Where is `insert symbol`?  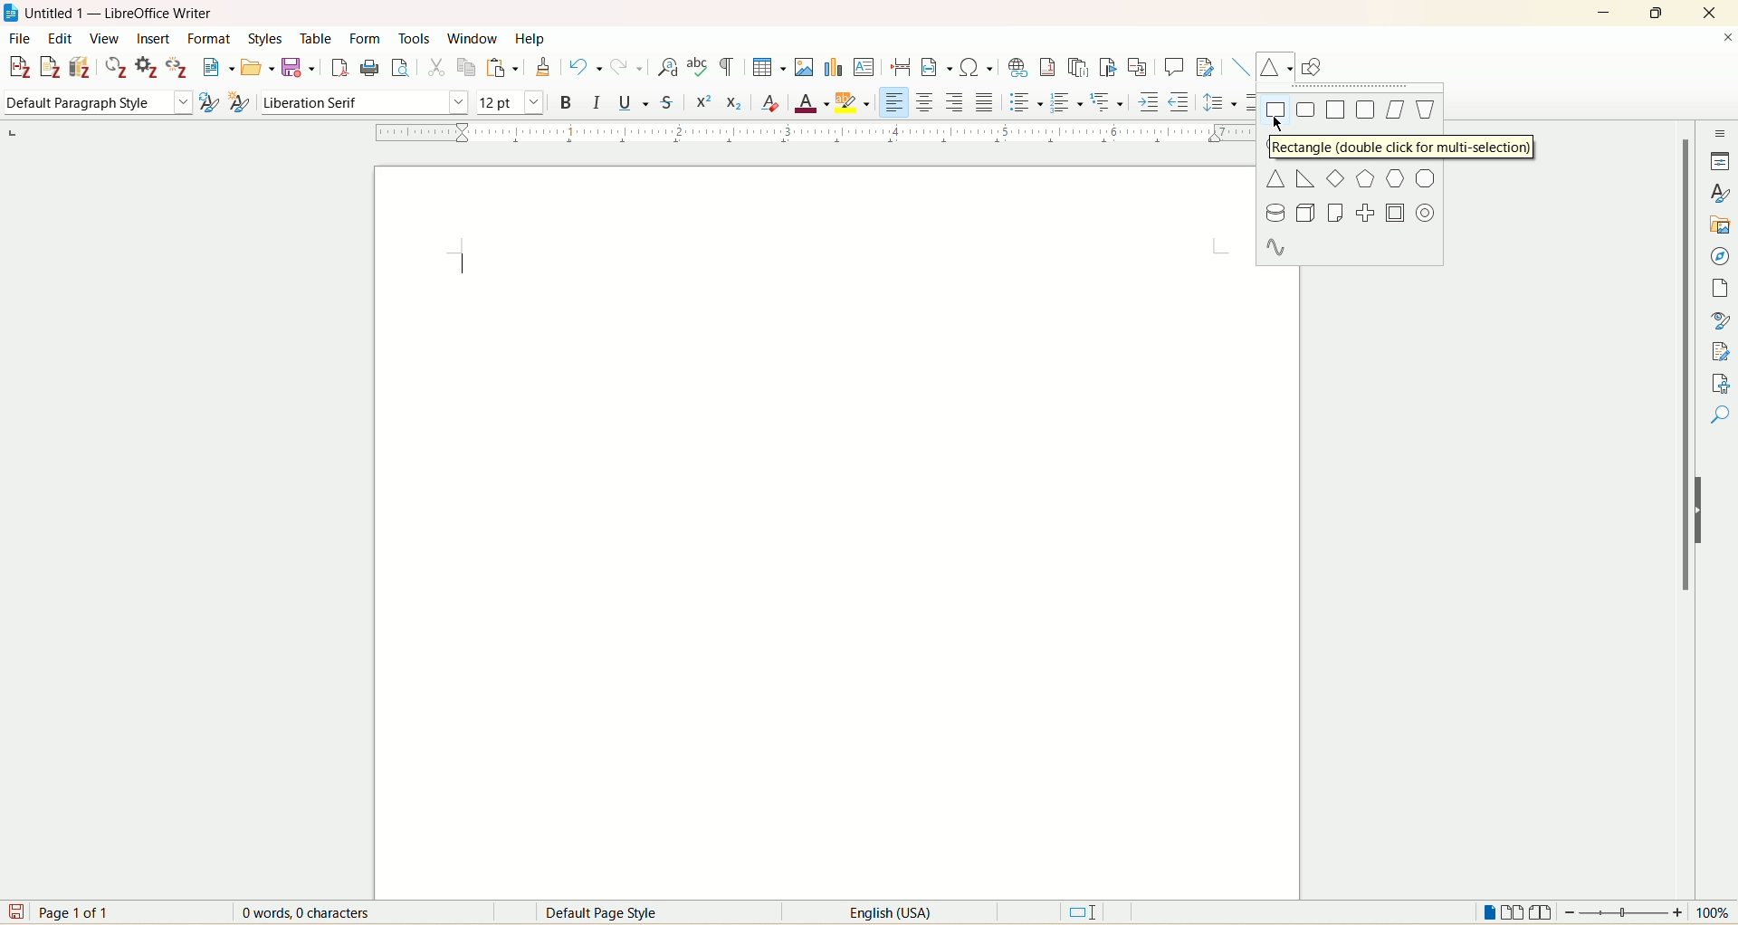
insert symbol is located at coordinates (976, 67).